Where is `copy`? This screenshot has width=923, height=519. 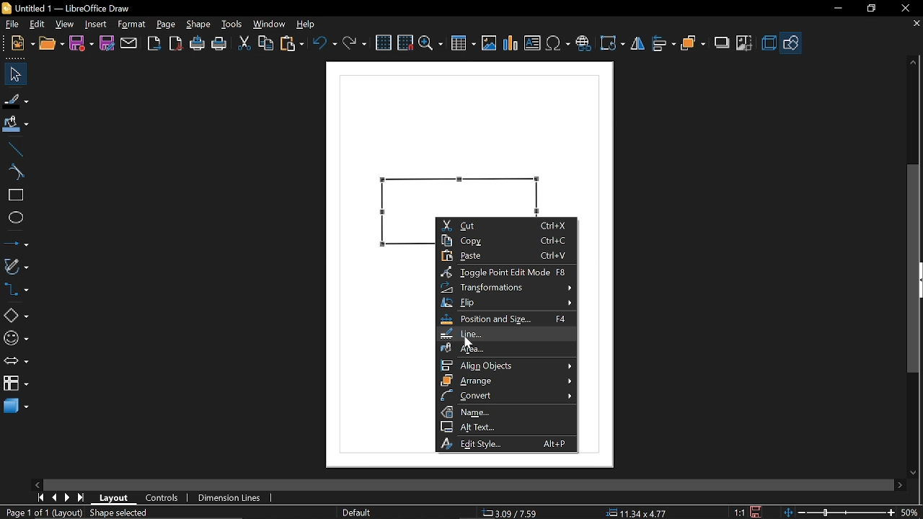 copy is located at coordinates (267, 43).